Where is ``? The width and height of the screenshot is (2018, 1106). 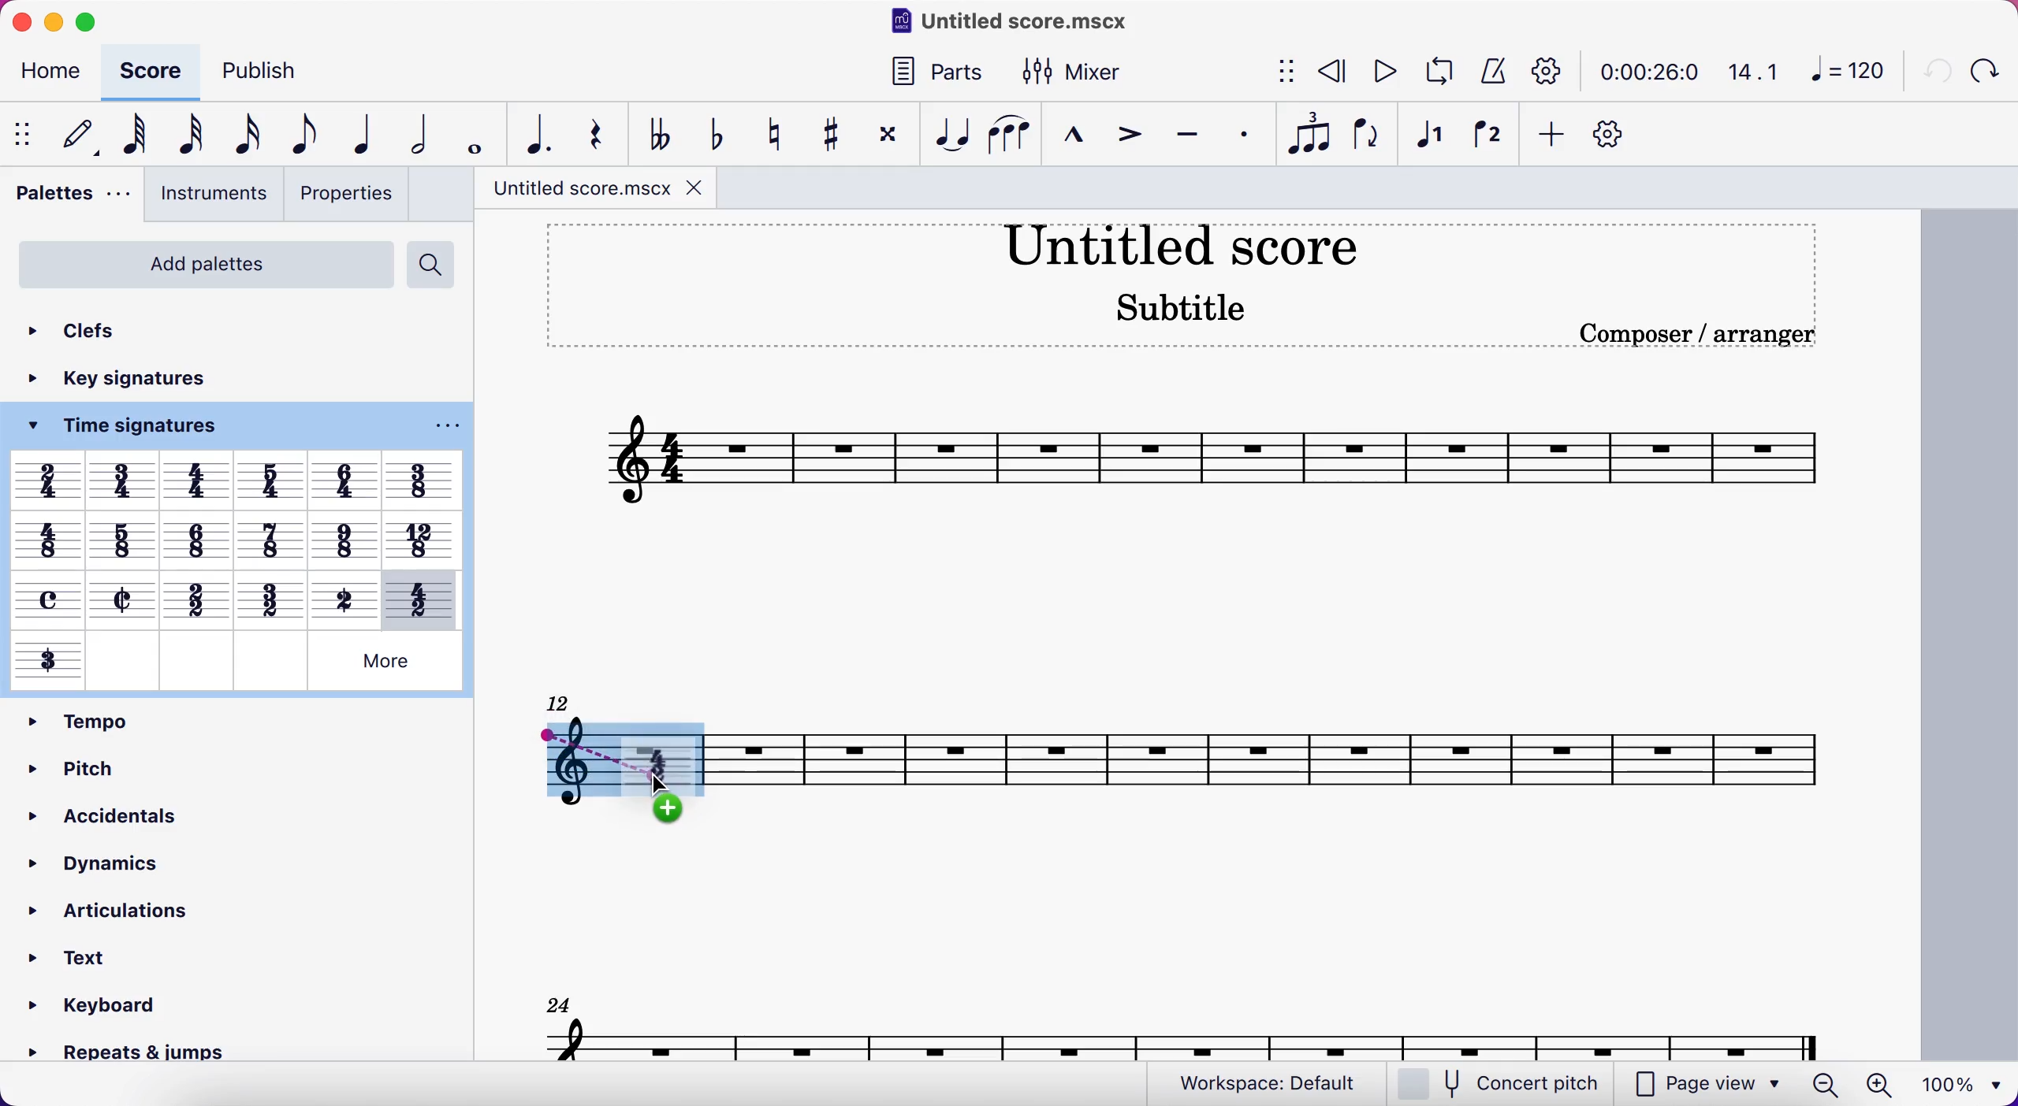
 is located at coordinates (199, 479).